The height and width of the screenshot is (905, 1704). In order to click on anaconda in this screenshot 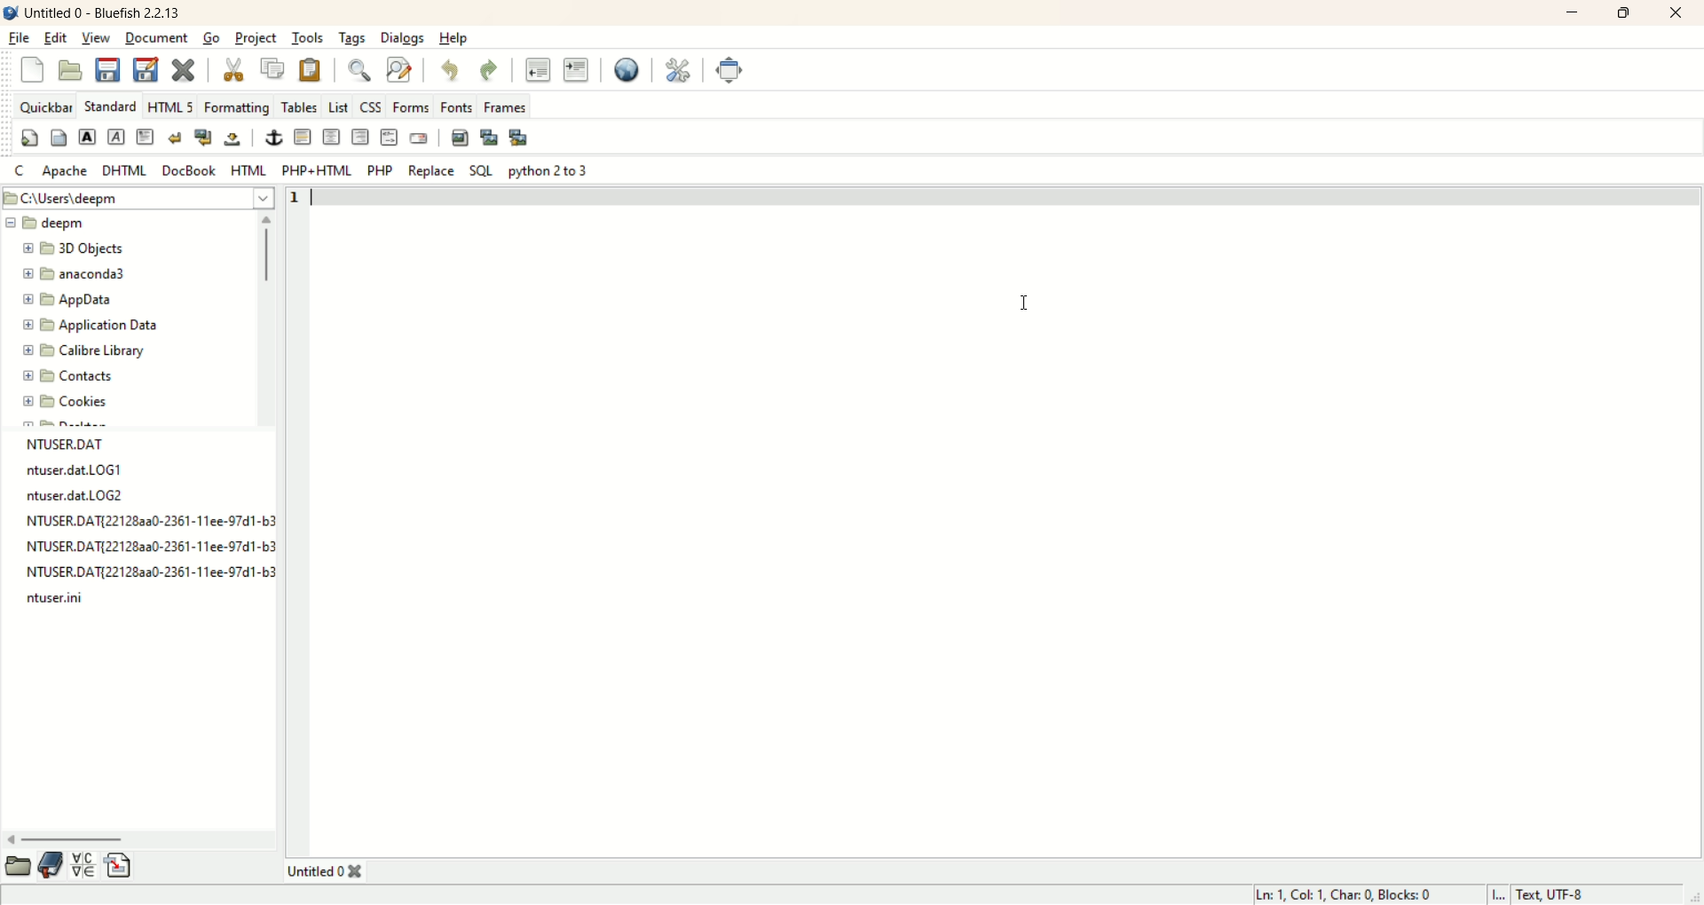, I will do `click(84, 273)`.